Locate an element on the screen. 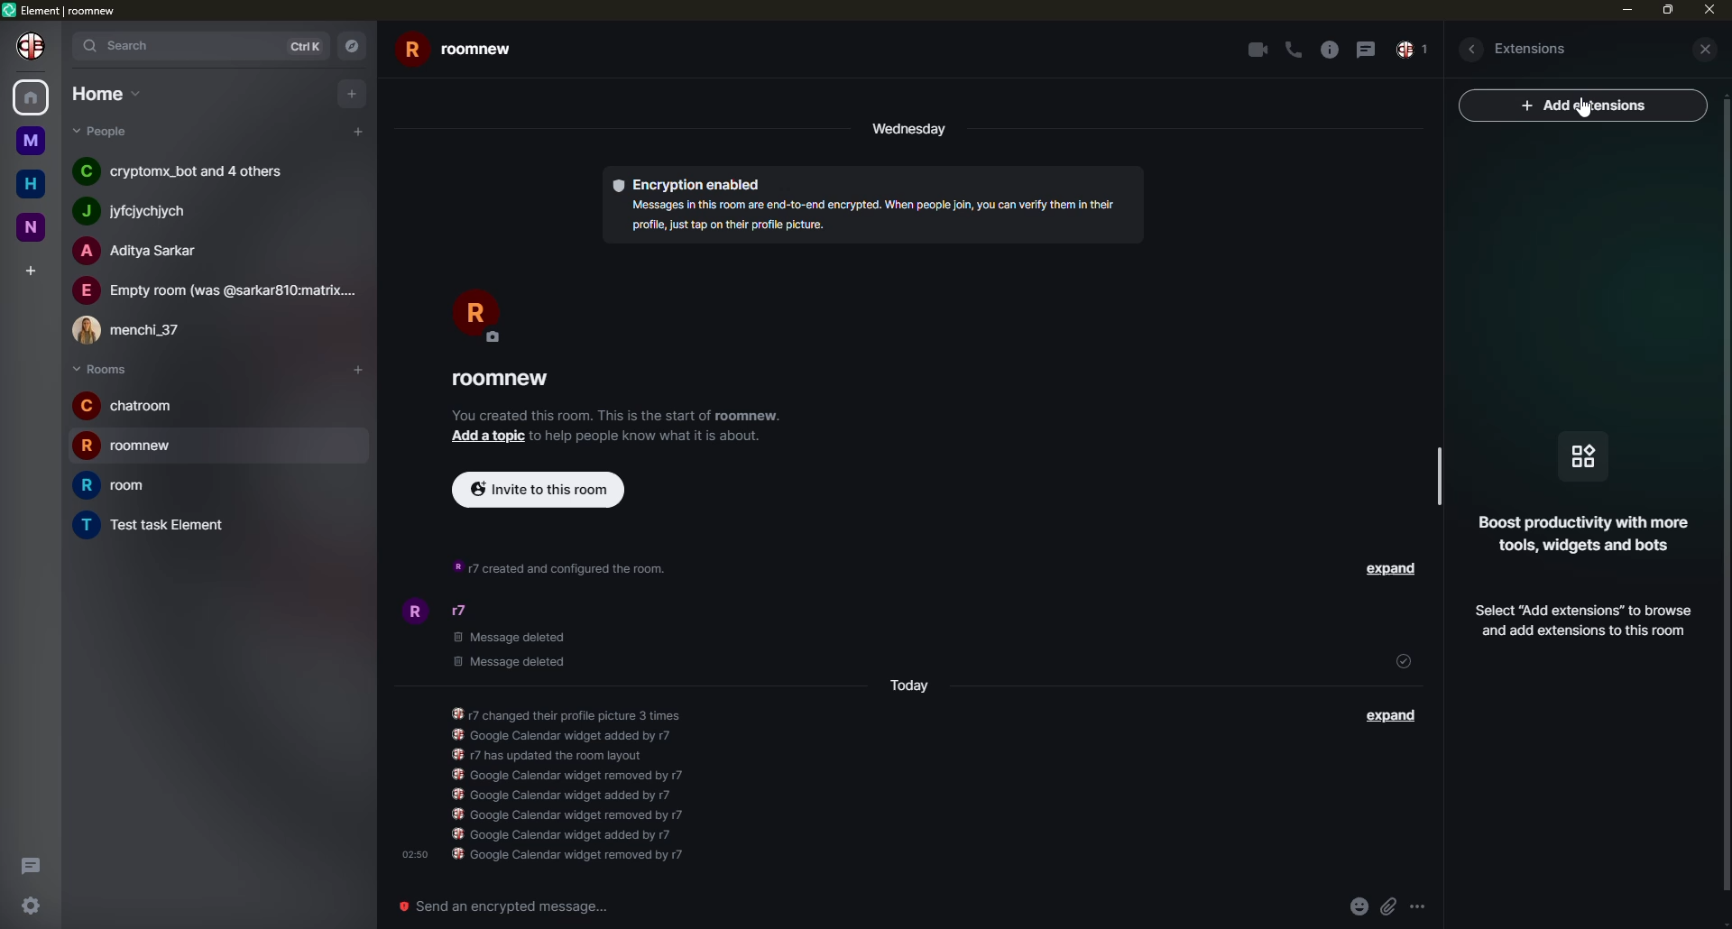  sent is located at coordinates (1401, 660).